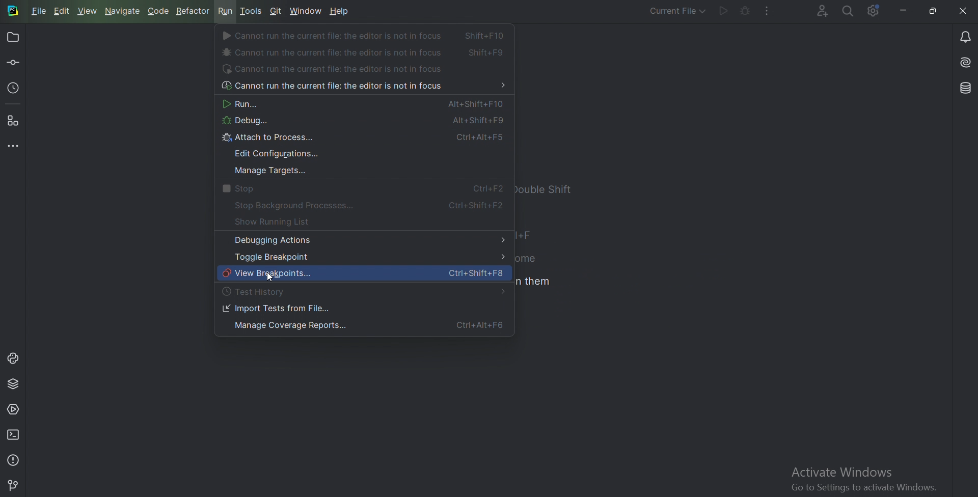  Describe the element at coordinates (277, 309) in the screenshot. I see `Import tests from file` at that location.